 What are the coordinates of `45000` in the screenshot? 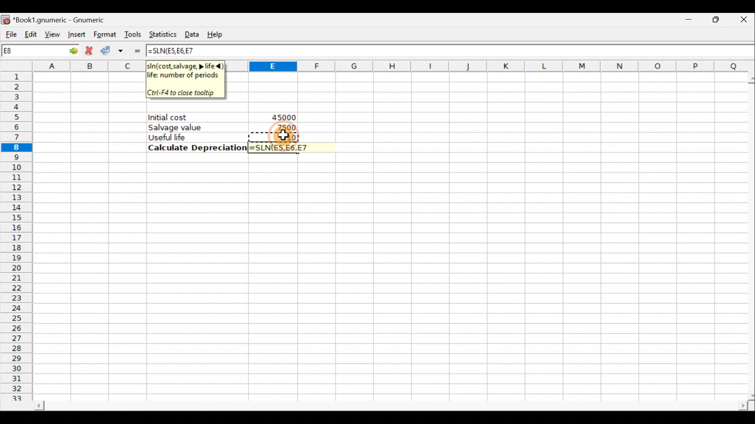 It's located at (282, 116).